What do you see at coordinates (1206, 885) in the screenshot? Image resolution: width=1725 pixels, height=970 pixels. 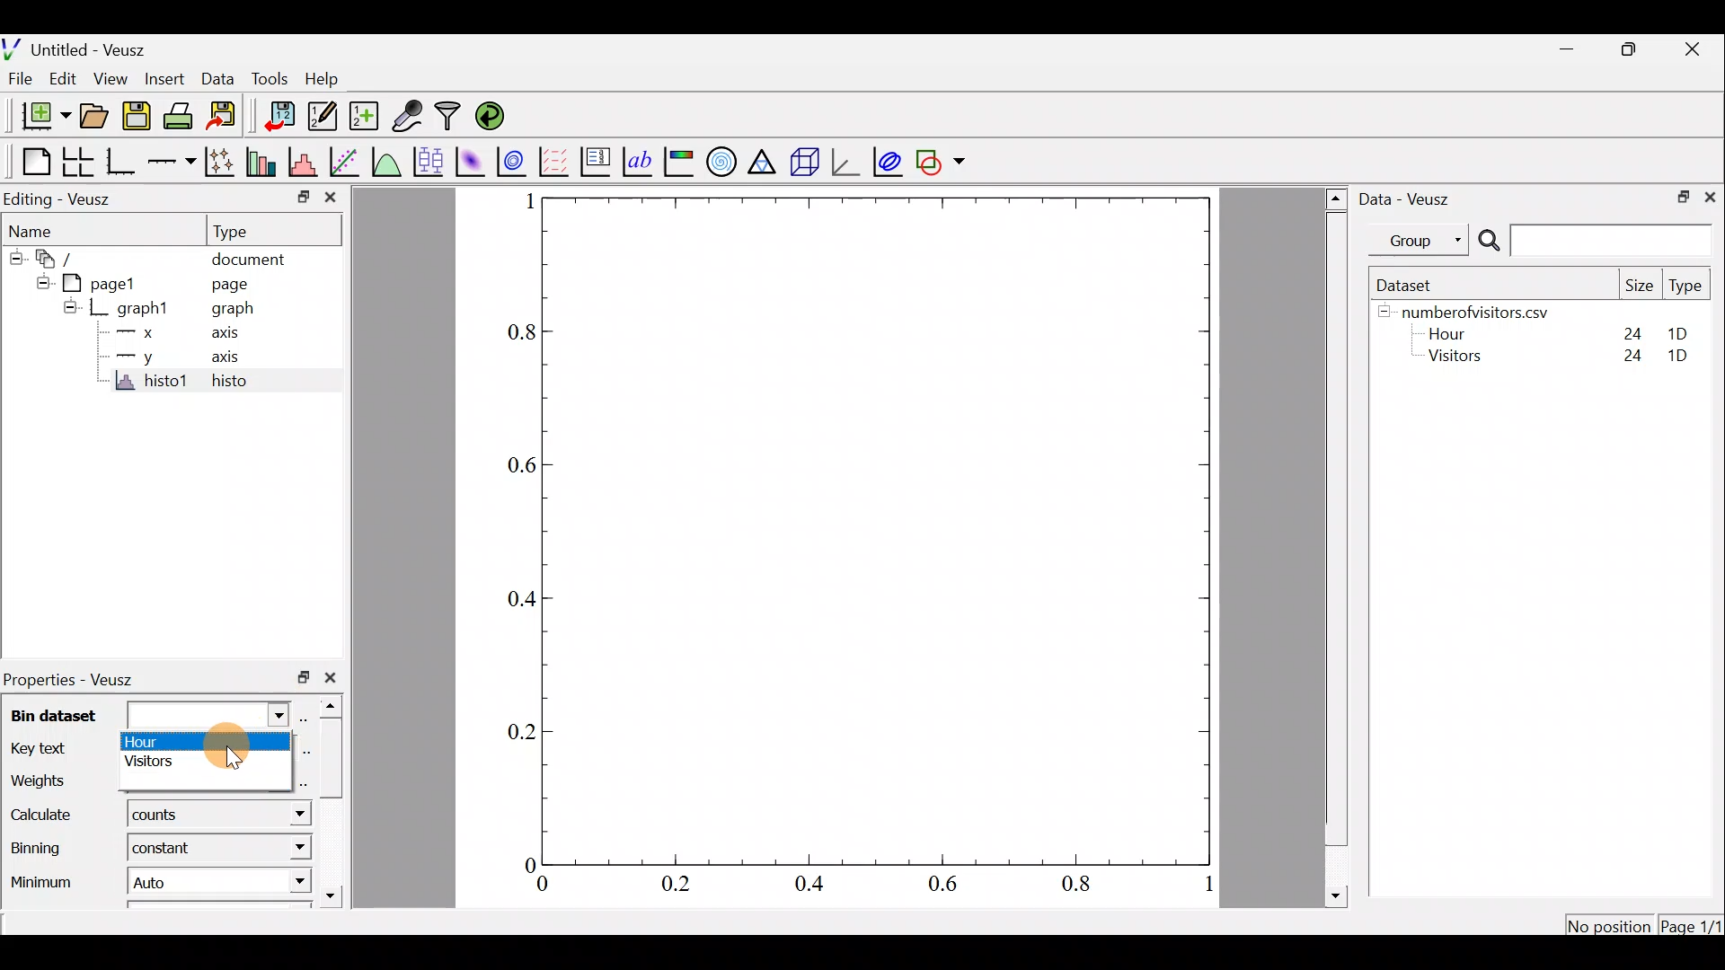 I see `1` at bounding box center [1206, 885].